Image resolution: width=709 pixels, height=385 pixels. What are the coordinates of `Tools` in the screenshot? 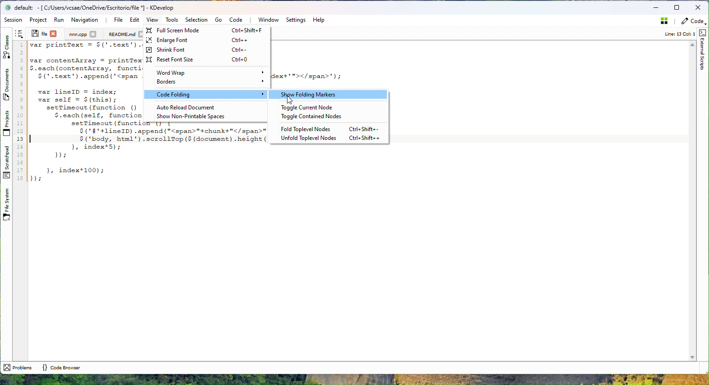 It's located at (171, 20).